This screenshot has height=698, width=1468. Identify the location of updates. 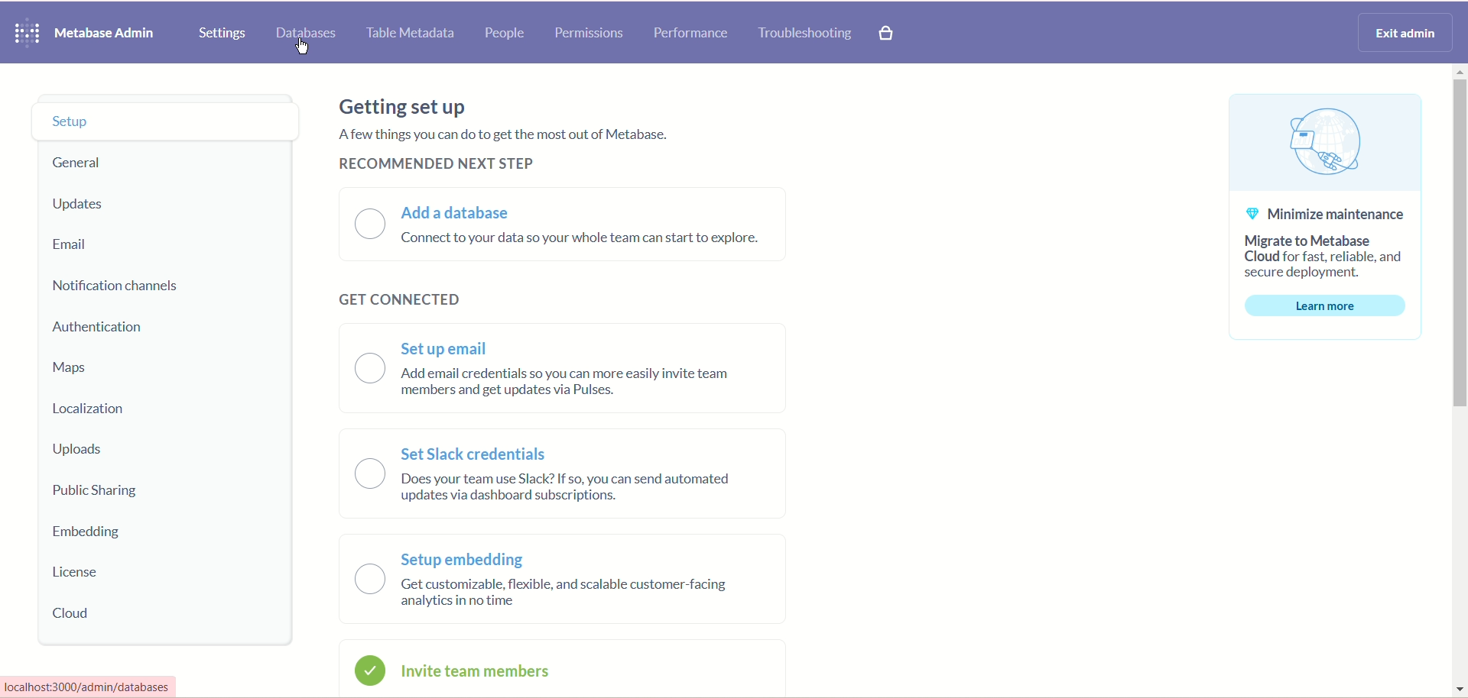
(81, 204).